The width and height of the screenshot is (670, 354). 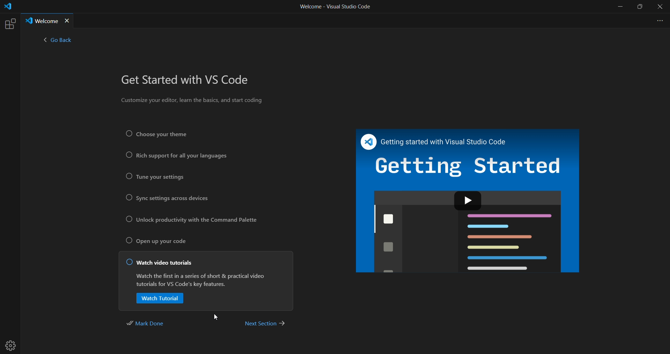 I want to click on mark done, so click(x=149, y=322).